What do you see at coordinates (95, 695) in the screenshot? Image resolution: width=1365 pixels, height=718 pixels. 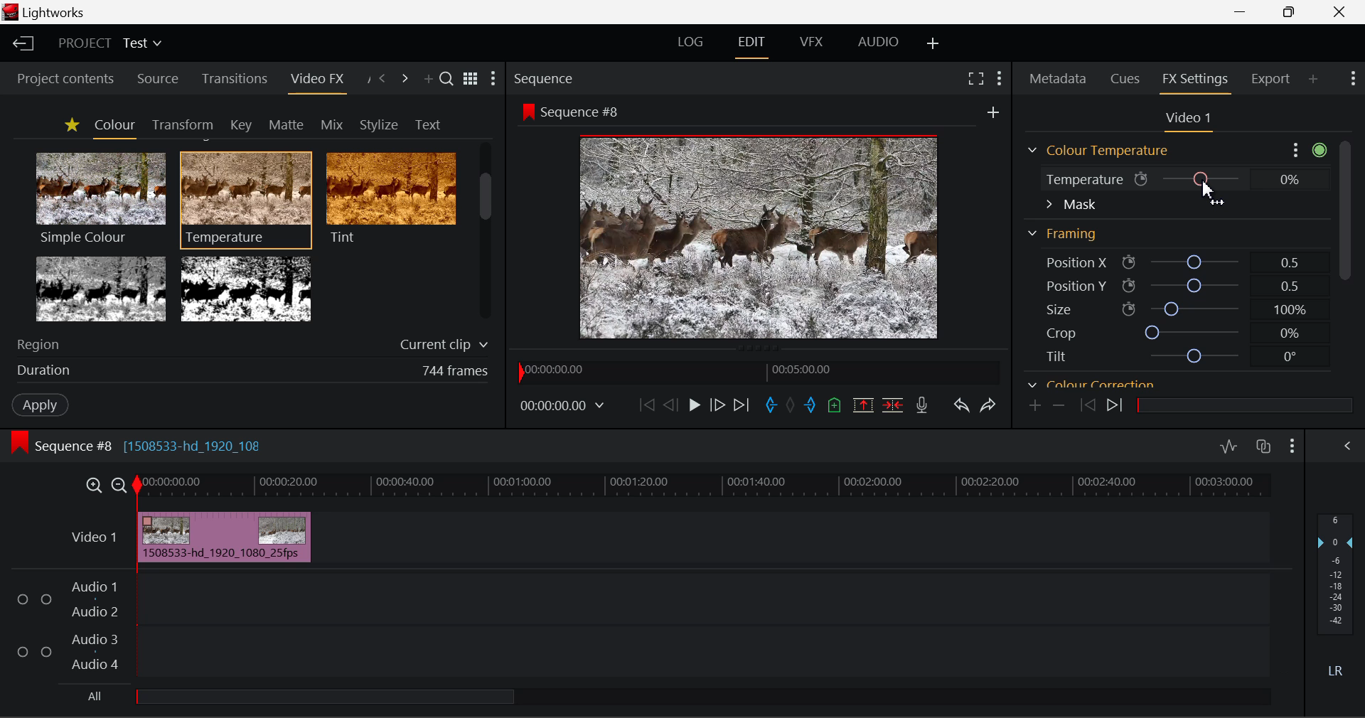 I see `All` at bounding box center [95, 695].